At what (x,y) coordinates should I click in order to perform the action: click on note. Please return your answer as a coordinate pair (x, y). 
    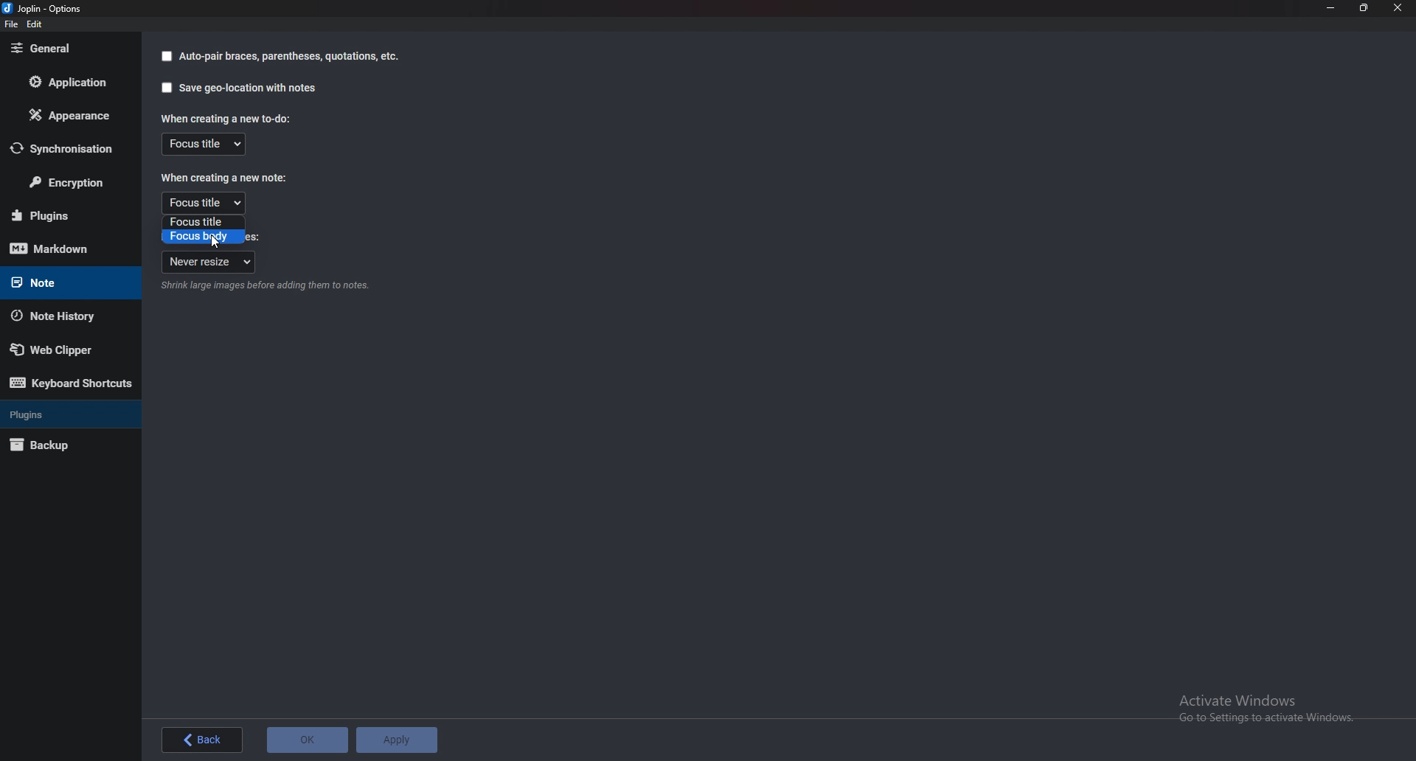
    Looking at the image, I should click on (63, 282).